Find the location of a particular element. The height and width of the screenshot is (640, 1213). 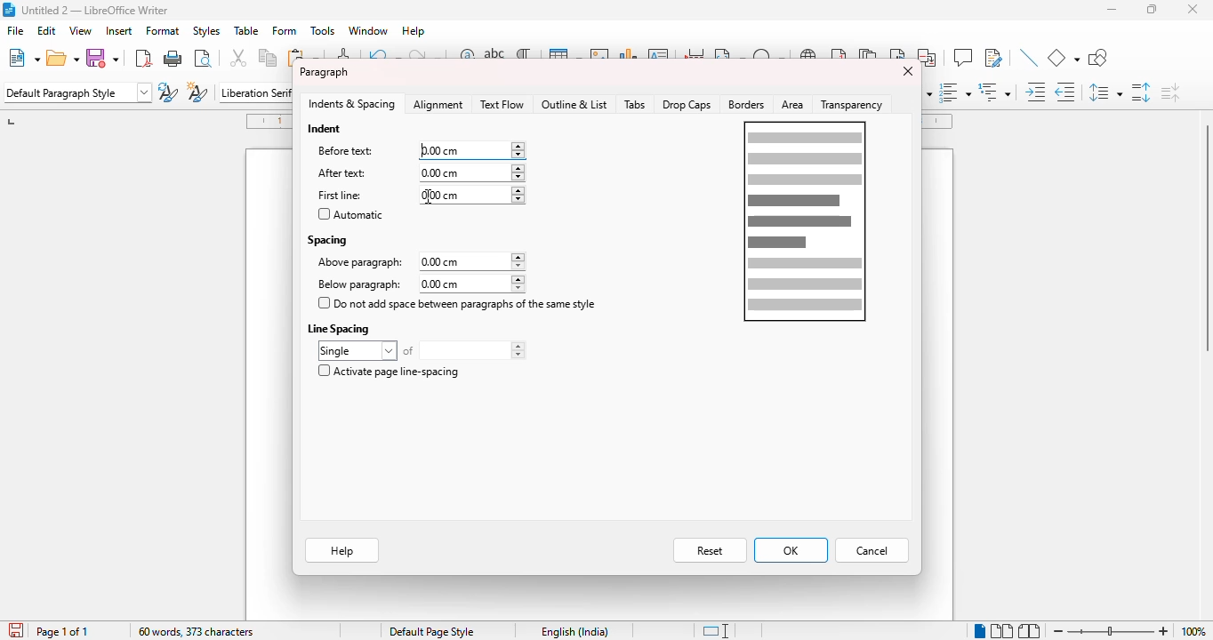

increase indent is located at coordinates (1036, 92).